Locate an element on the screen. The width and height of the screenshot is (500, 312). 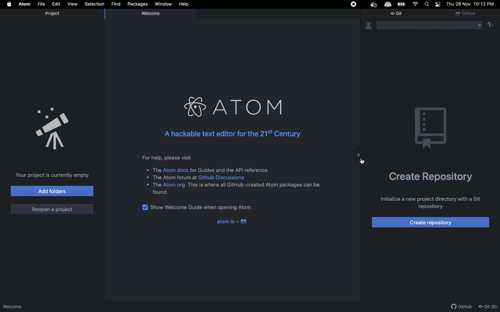
Thu 28 Nov is located at coordinates (459, 4).